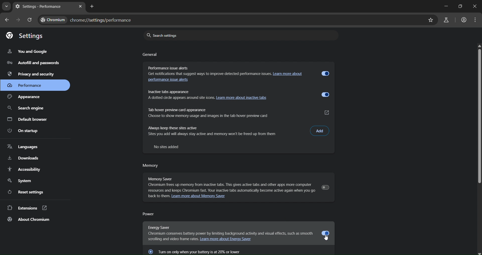 This screenshot has height=255, width=482. I want to click on link, so click(327, 112).